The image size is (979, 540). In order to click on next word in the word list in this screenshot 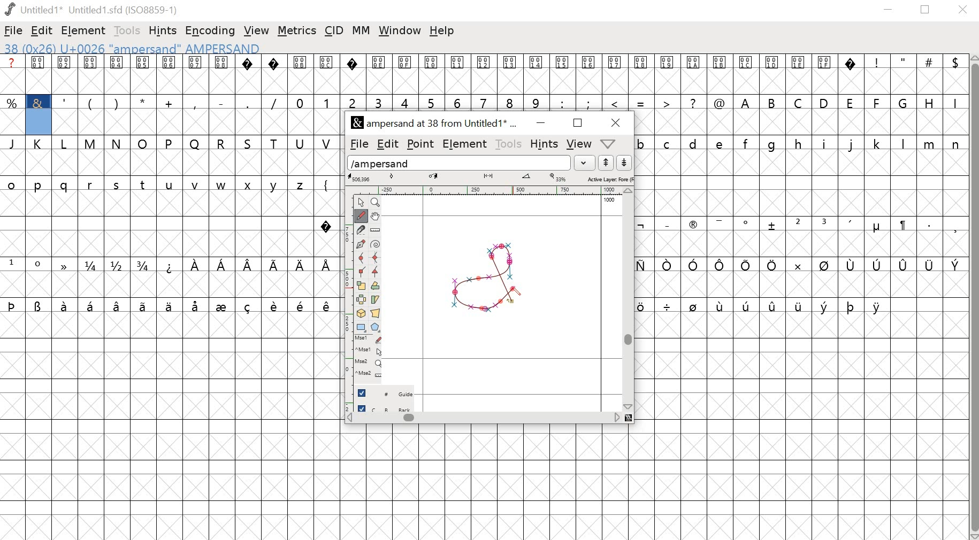, I will do `click(624, 163)`.